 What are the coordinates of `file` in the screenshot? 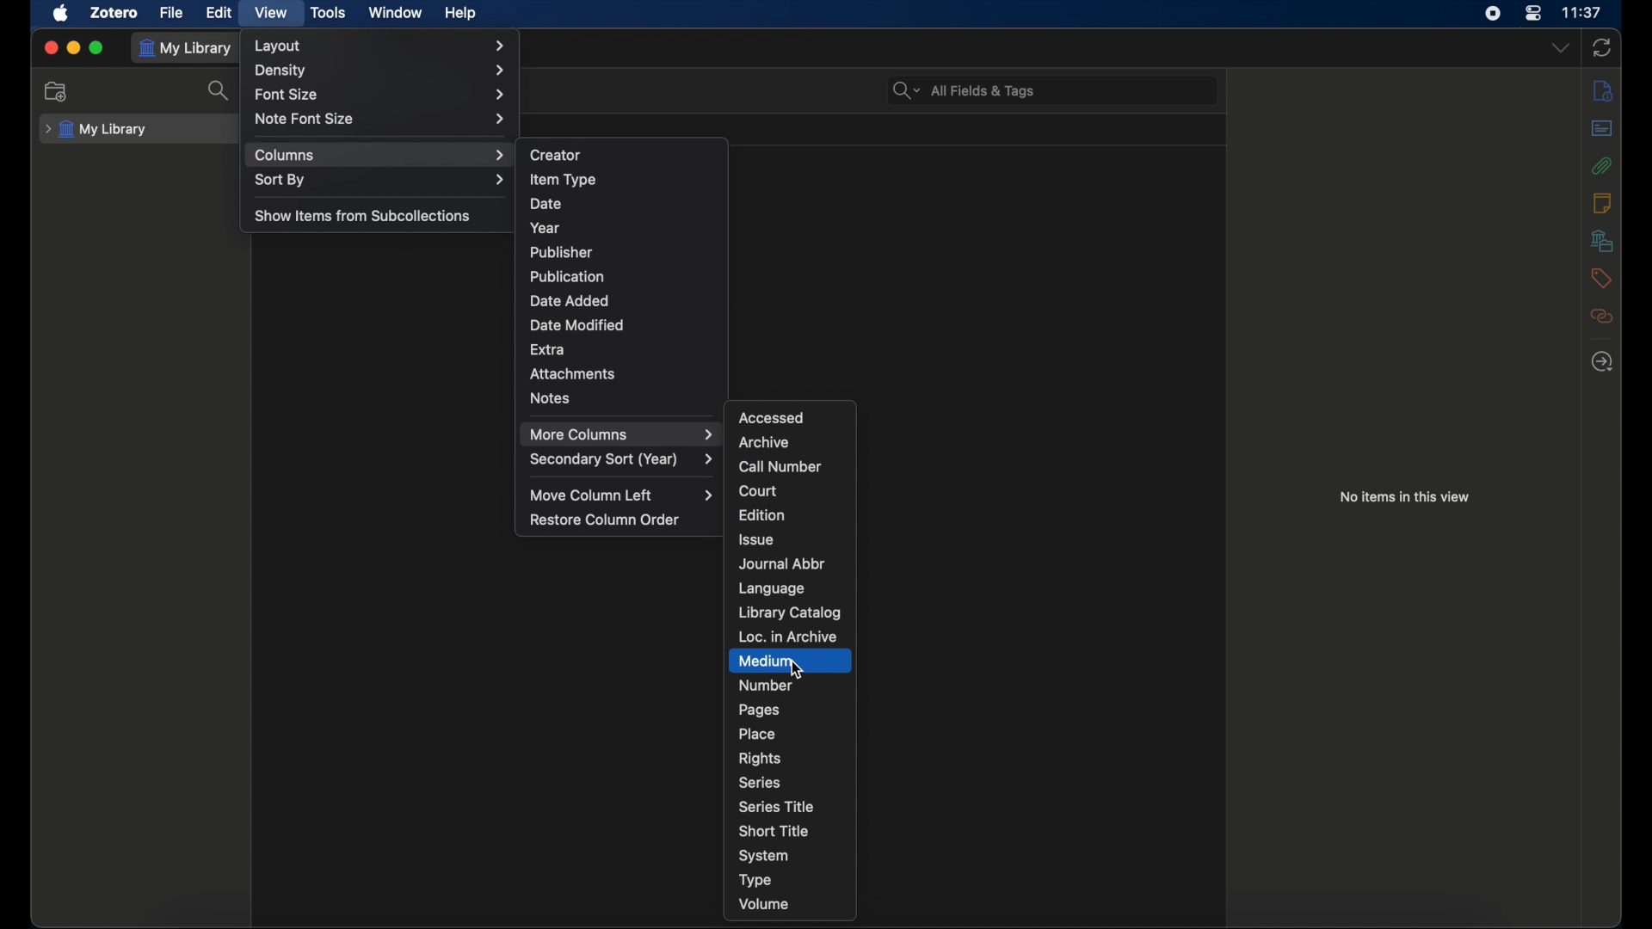 It's located at (172, 13).